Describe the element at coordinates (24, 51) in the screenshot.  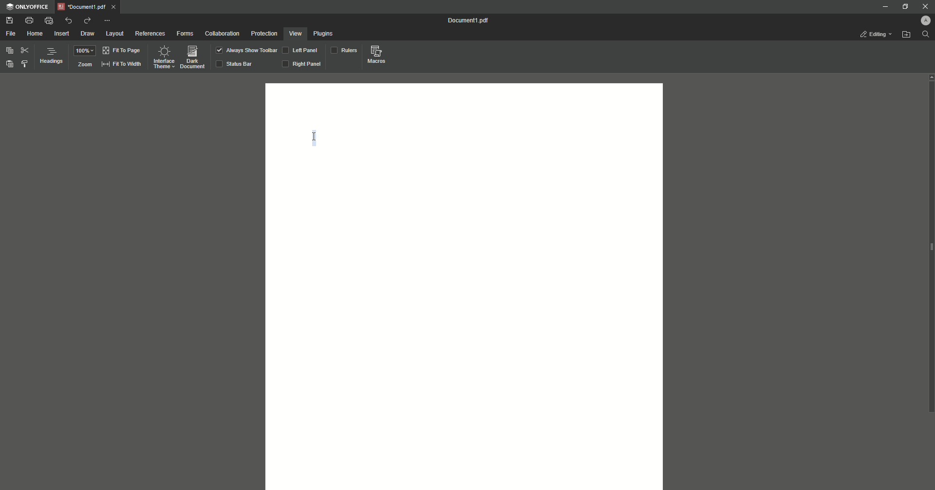
I see `Cut` at that location.